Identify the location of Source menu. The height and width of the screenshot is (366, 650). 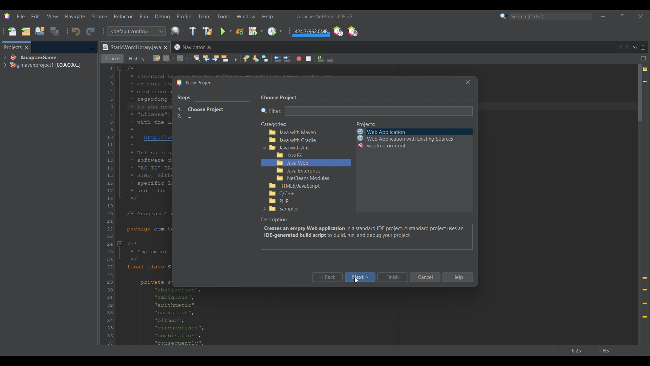
(100, 16).